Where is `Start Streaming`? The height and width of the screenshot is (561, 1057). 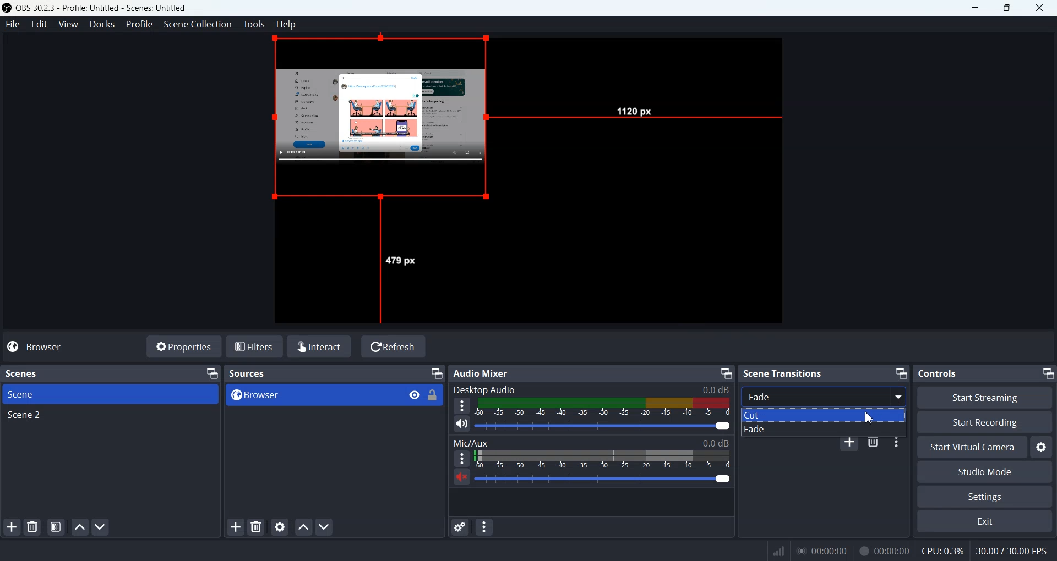
Start Streaming is located at coordinates (984, 397).